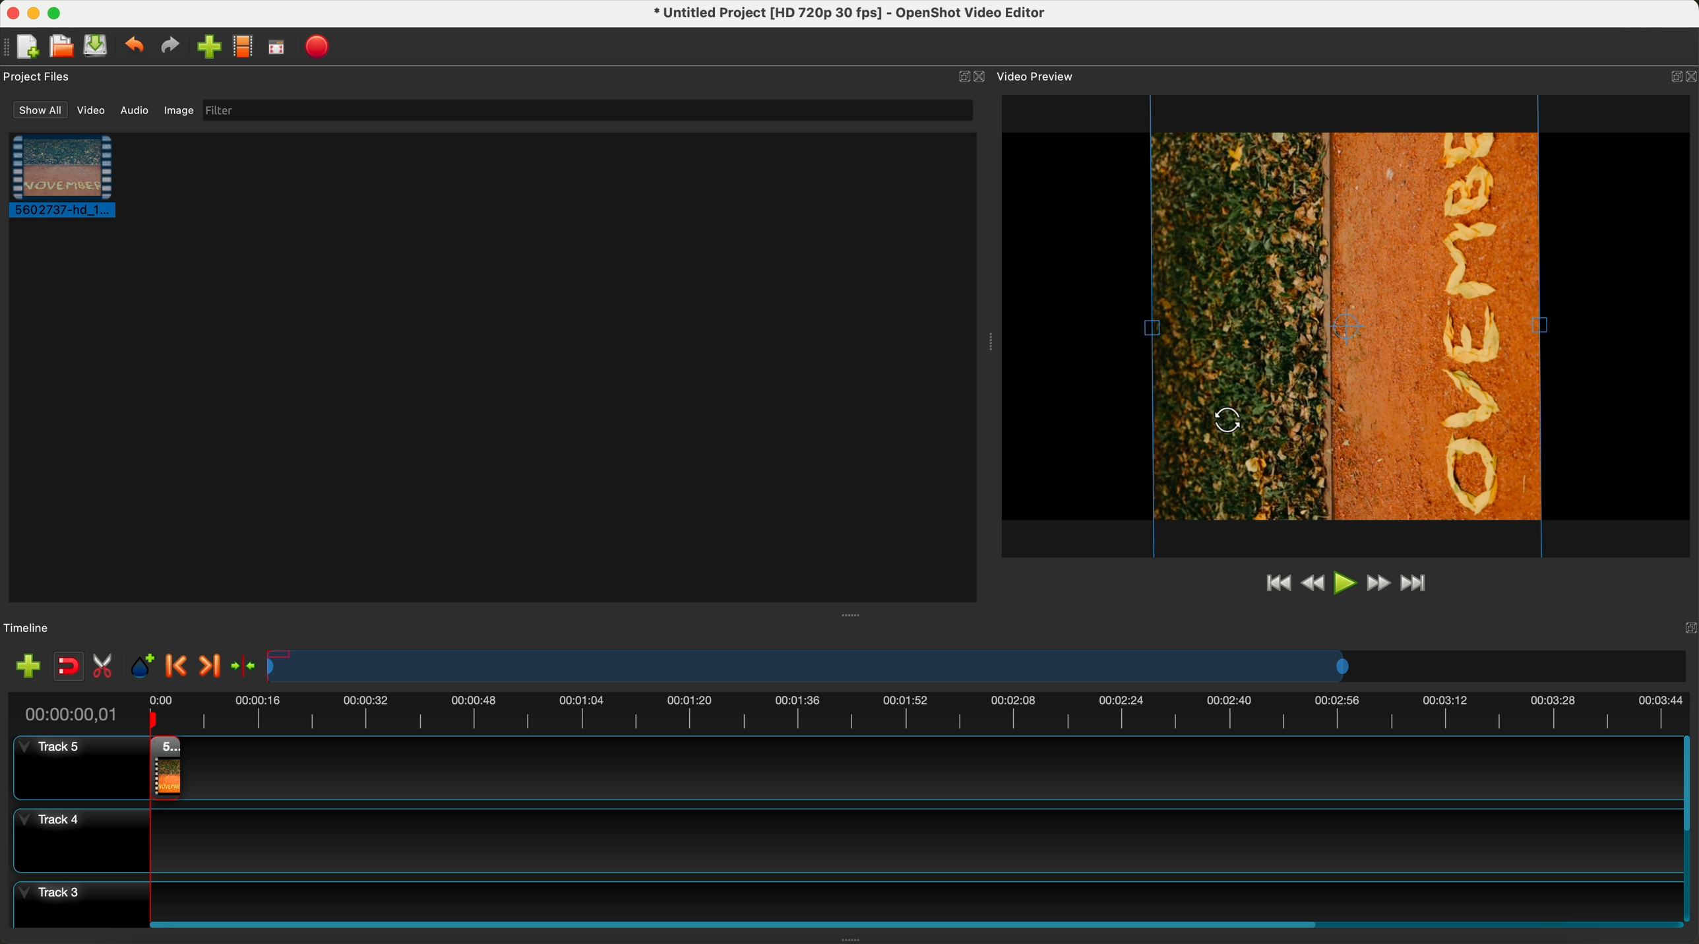 The image size is (1699, 944). What do you see at coordinates (913, 922) in the screenshot?
I see `scroll bar` at bounding box center [913, 922].